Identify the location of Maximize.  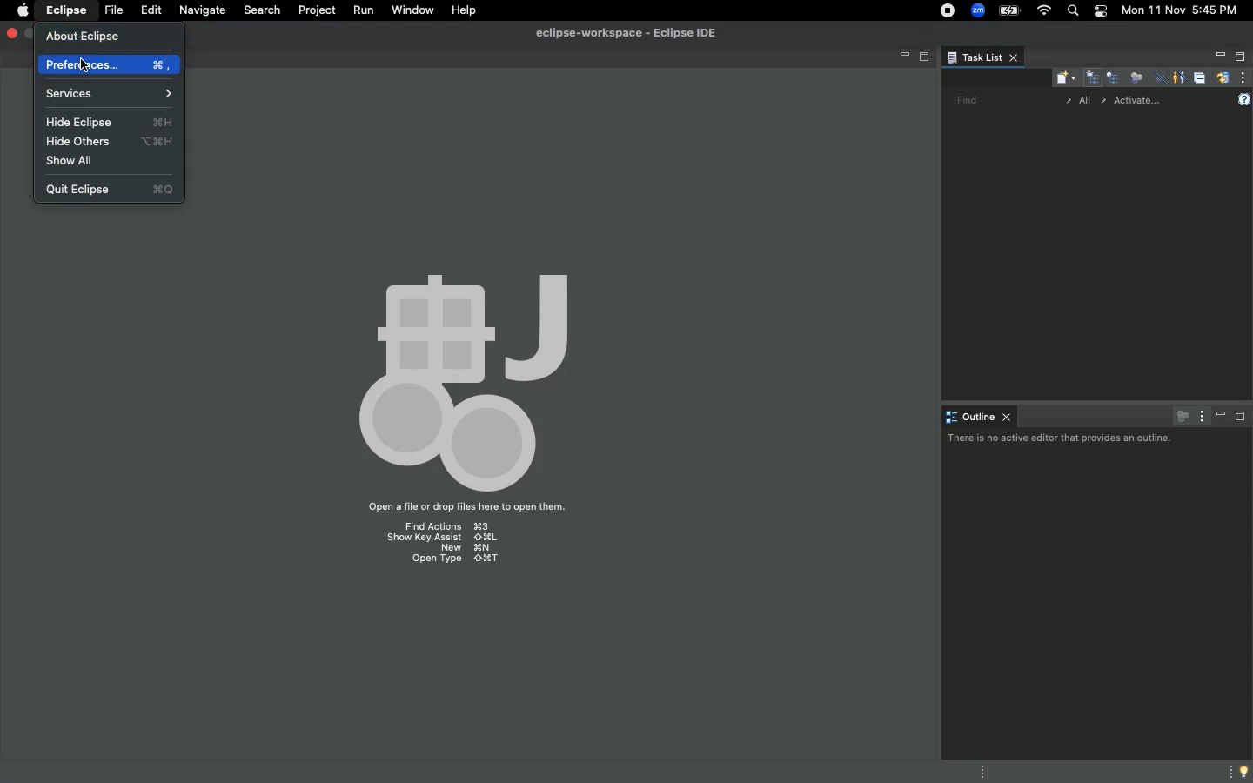
(925, 59).